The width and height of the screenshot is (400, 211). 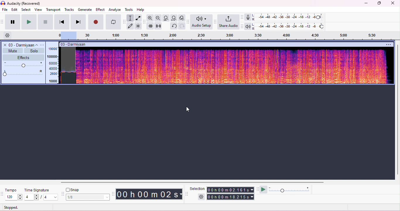 What do you see at coordinates (23, 73) in the screenshot?
I see `pan` at bounding box center [23, 73].